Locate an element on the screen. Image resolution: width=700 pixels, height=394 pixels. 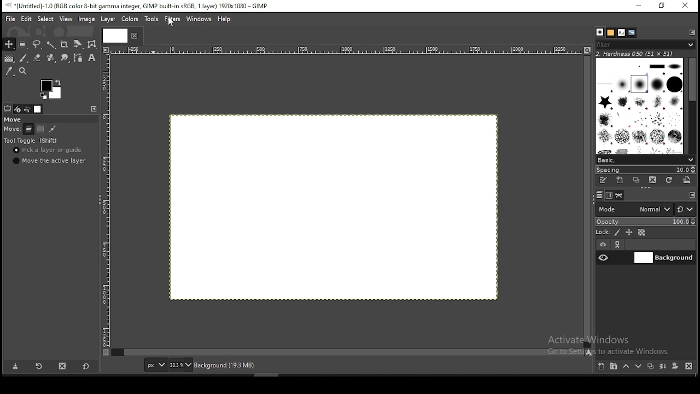
horizontal scroll bar is located at coordinates (588, 201).